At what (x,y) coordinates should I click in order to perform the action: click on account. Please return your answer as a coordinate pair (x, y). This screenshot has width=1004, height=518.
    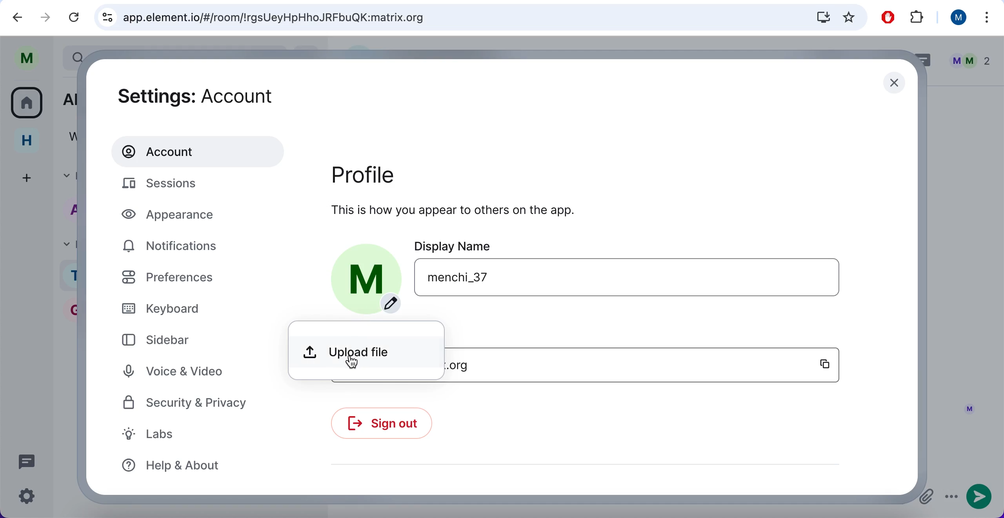
    Looking at the image, I should click on (200, 150).